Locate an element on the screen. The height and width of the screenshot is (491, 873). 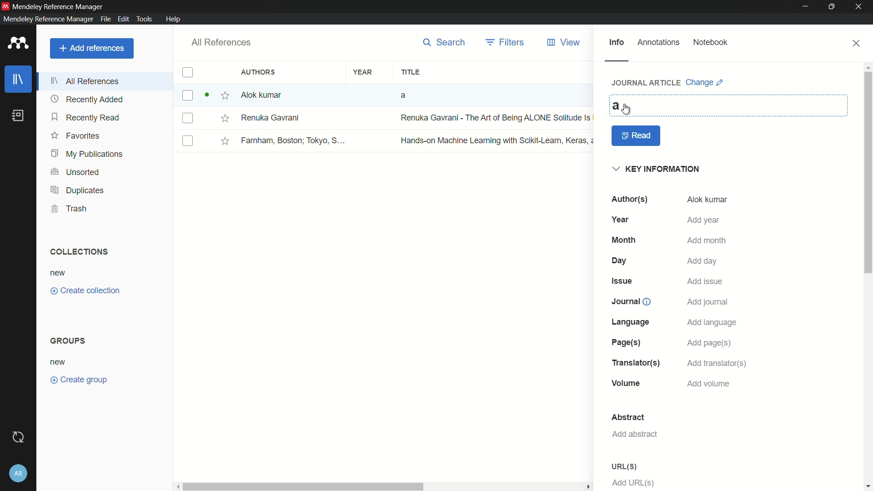
add abstract is located at coordinates (634, 434).